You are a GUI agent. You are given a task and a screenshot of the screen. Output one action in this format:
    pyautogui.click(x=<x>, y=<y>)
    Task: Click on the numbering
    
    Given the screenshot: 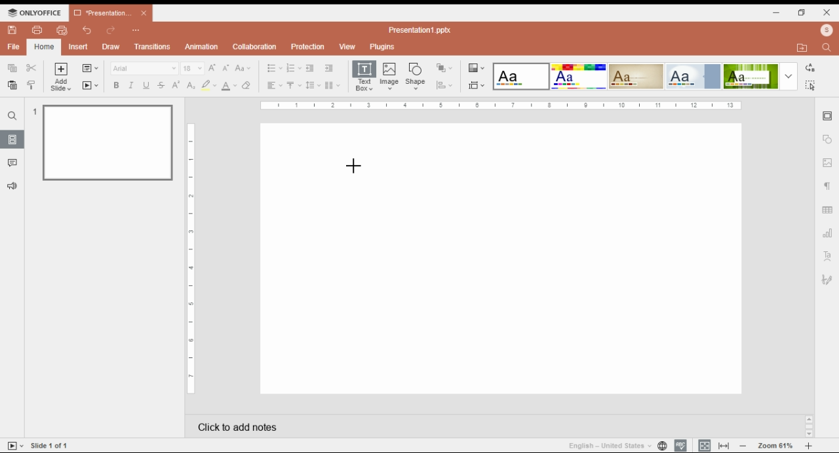 What is the action you would take?
    pyautogui.click(x=294, y=68)
    